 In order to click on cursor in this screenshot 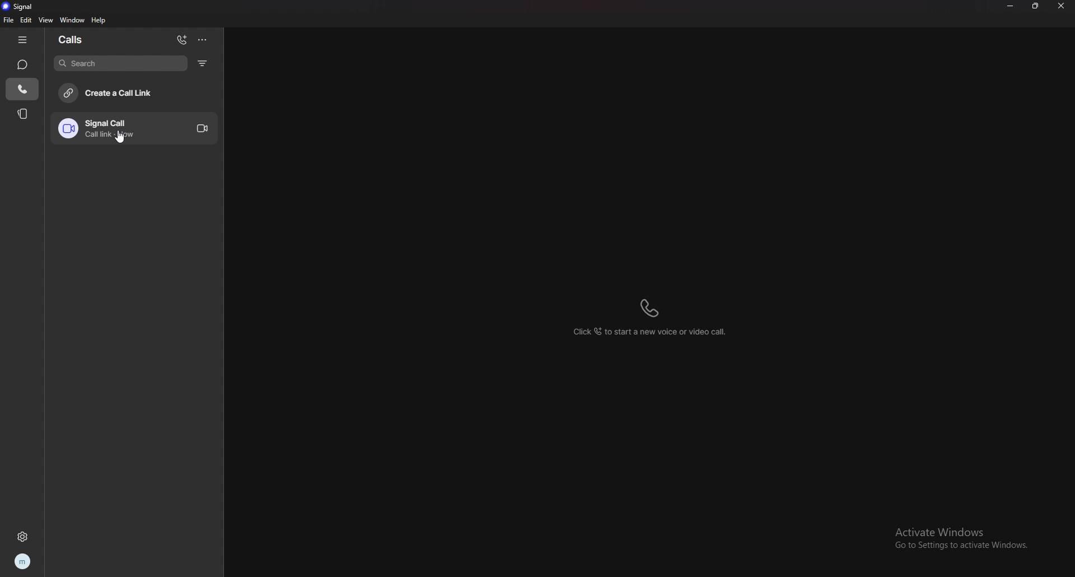, I will do `click(120, 138)`.